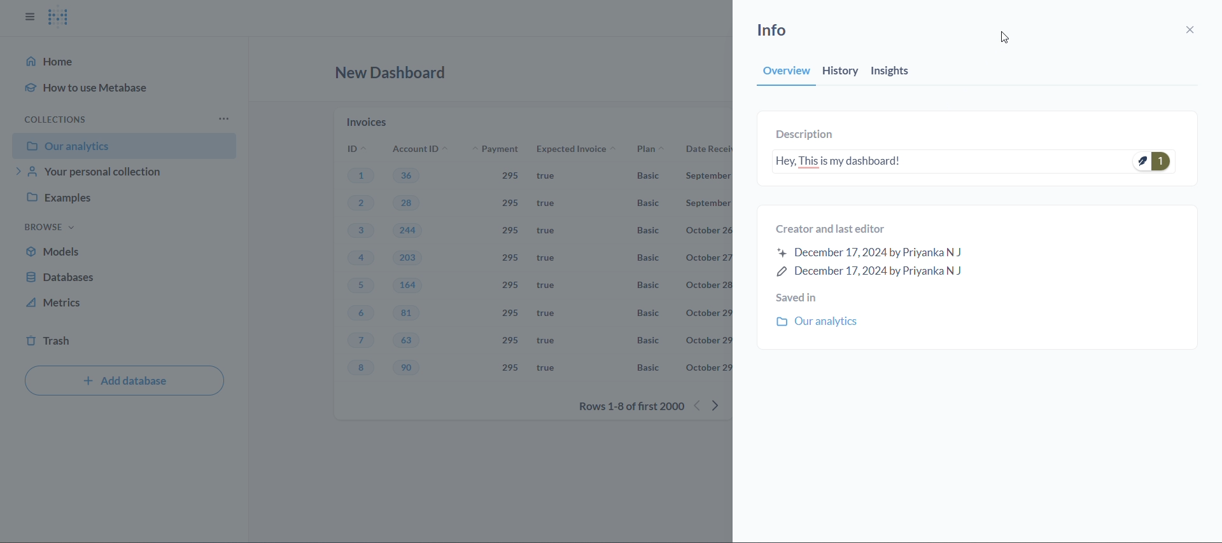 The width and height of the screenshot is (1222, 543). Describe the element at coordinates (650, 258) in the screenshot. I see `Basic` at that location.